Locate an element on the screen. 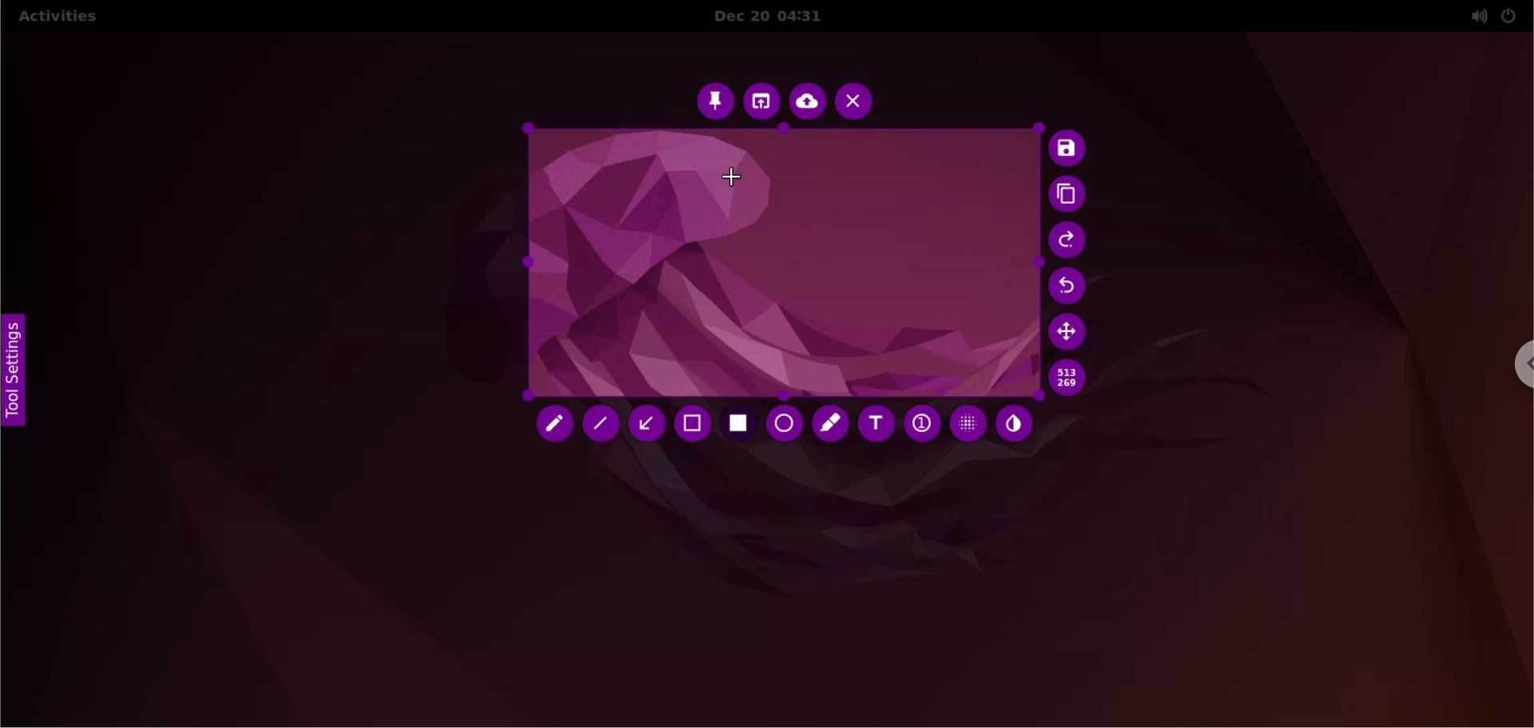 Image resolution: width=1534 pixels, height=728 pixels. save is located at coordinates (1068, 148).